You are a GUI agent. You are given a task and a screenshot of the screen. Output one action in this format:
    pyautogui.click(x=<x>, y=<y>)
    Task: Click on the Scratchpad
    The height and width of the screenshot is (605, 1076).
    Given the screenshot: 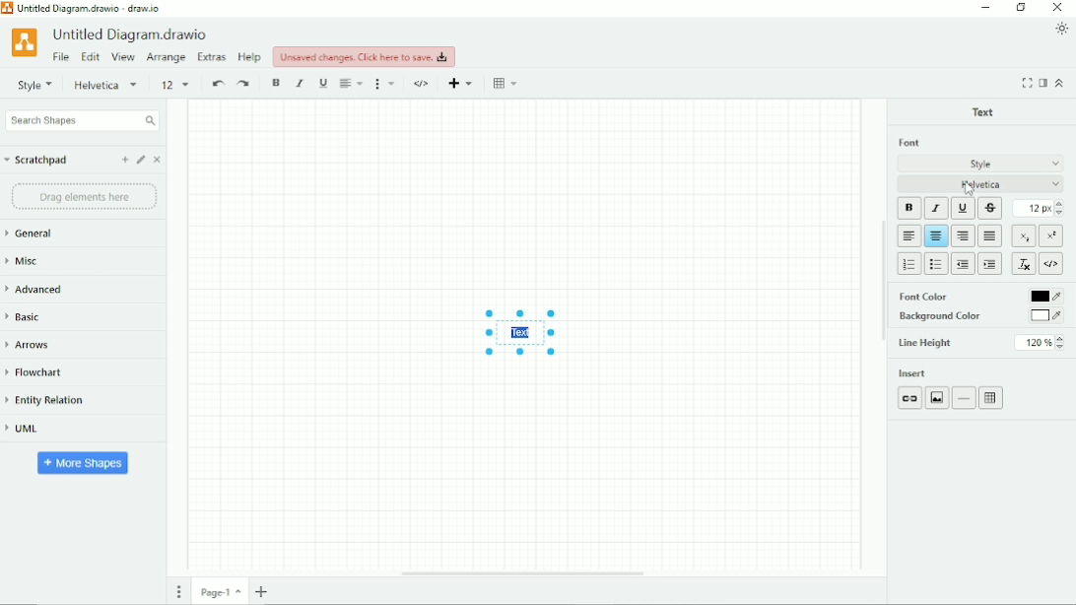 What is the action you would take?
    pyautogui.click(x=36, y=161)
    